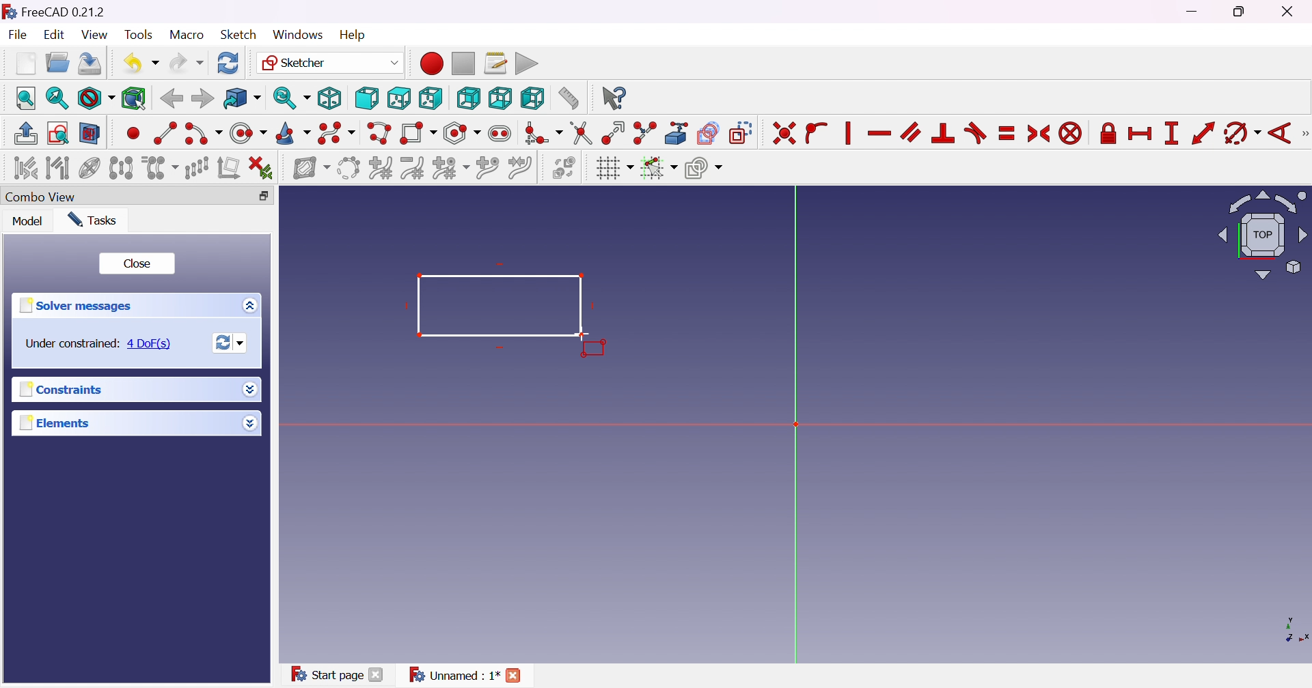 The width and height of the screenshot is (1312, 688). What do you see at coordinates (582, 134) in the screenshot?
I see `Trim edge` at bounding box center [582, 134].